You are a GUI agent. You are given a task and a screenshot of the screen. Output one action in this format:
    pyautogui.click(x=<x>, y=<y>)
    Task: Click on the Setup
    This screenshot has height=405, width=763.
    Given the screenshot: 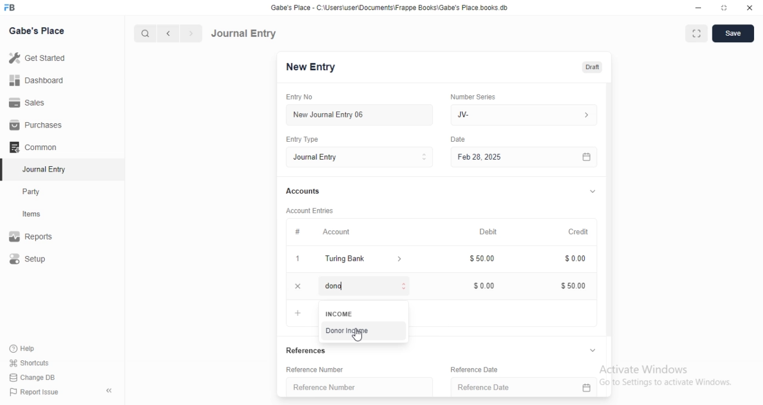 What is the action you would take?
    pyautogui.click(x=39, y=260)
    